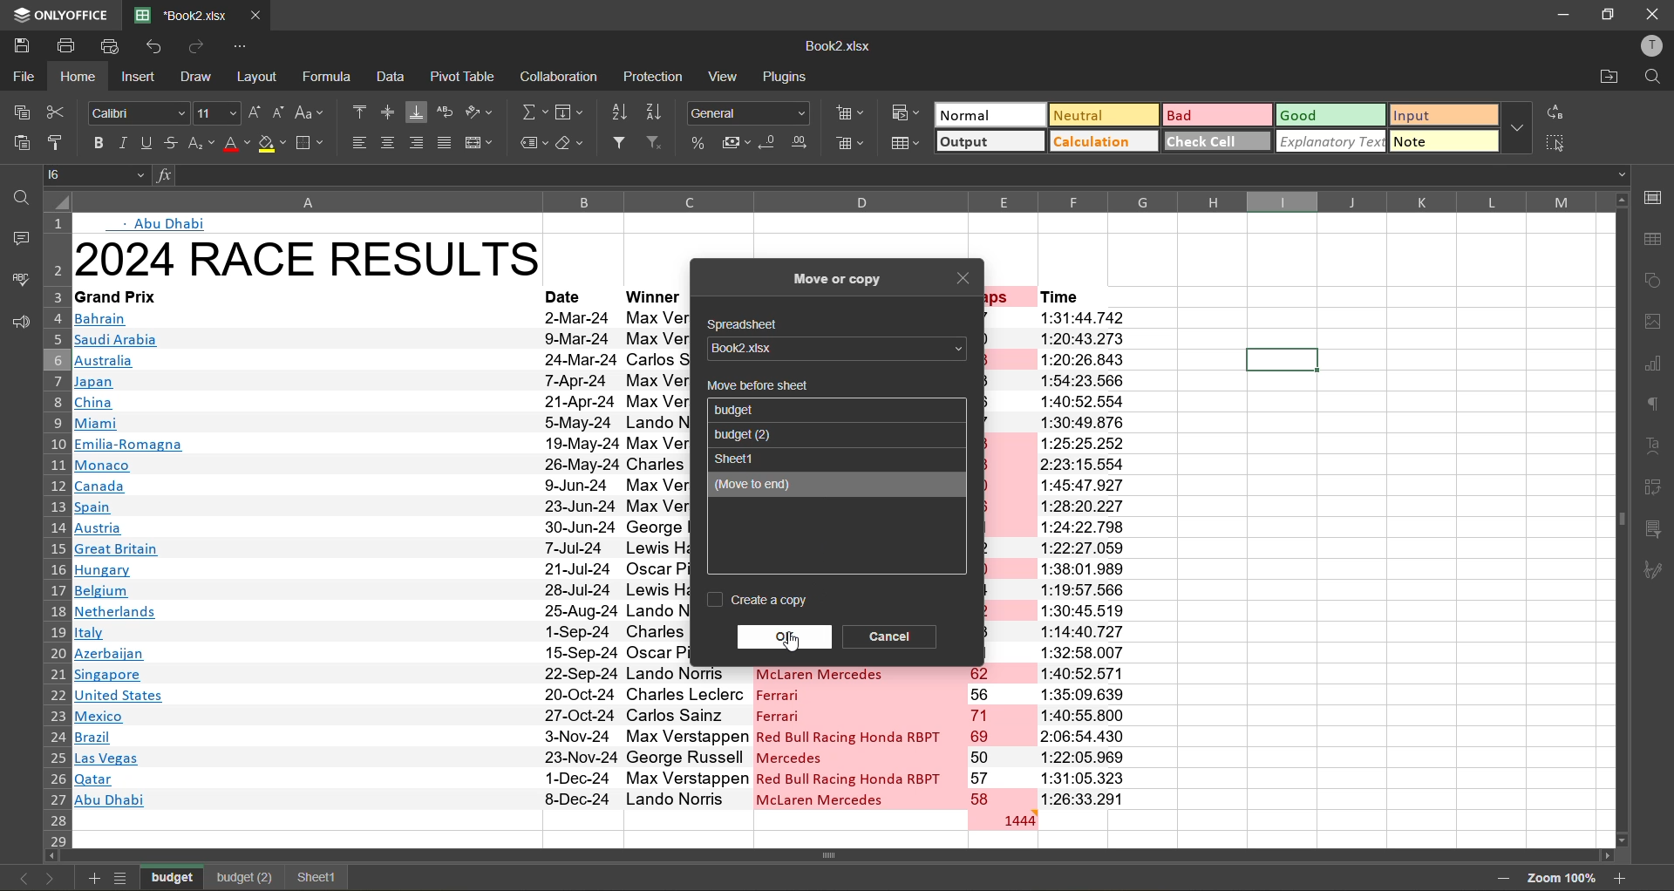  Describe the element at coordinates (155, 49) in the screenshot. I see `undo` at that location.